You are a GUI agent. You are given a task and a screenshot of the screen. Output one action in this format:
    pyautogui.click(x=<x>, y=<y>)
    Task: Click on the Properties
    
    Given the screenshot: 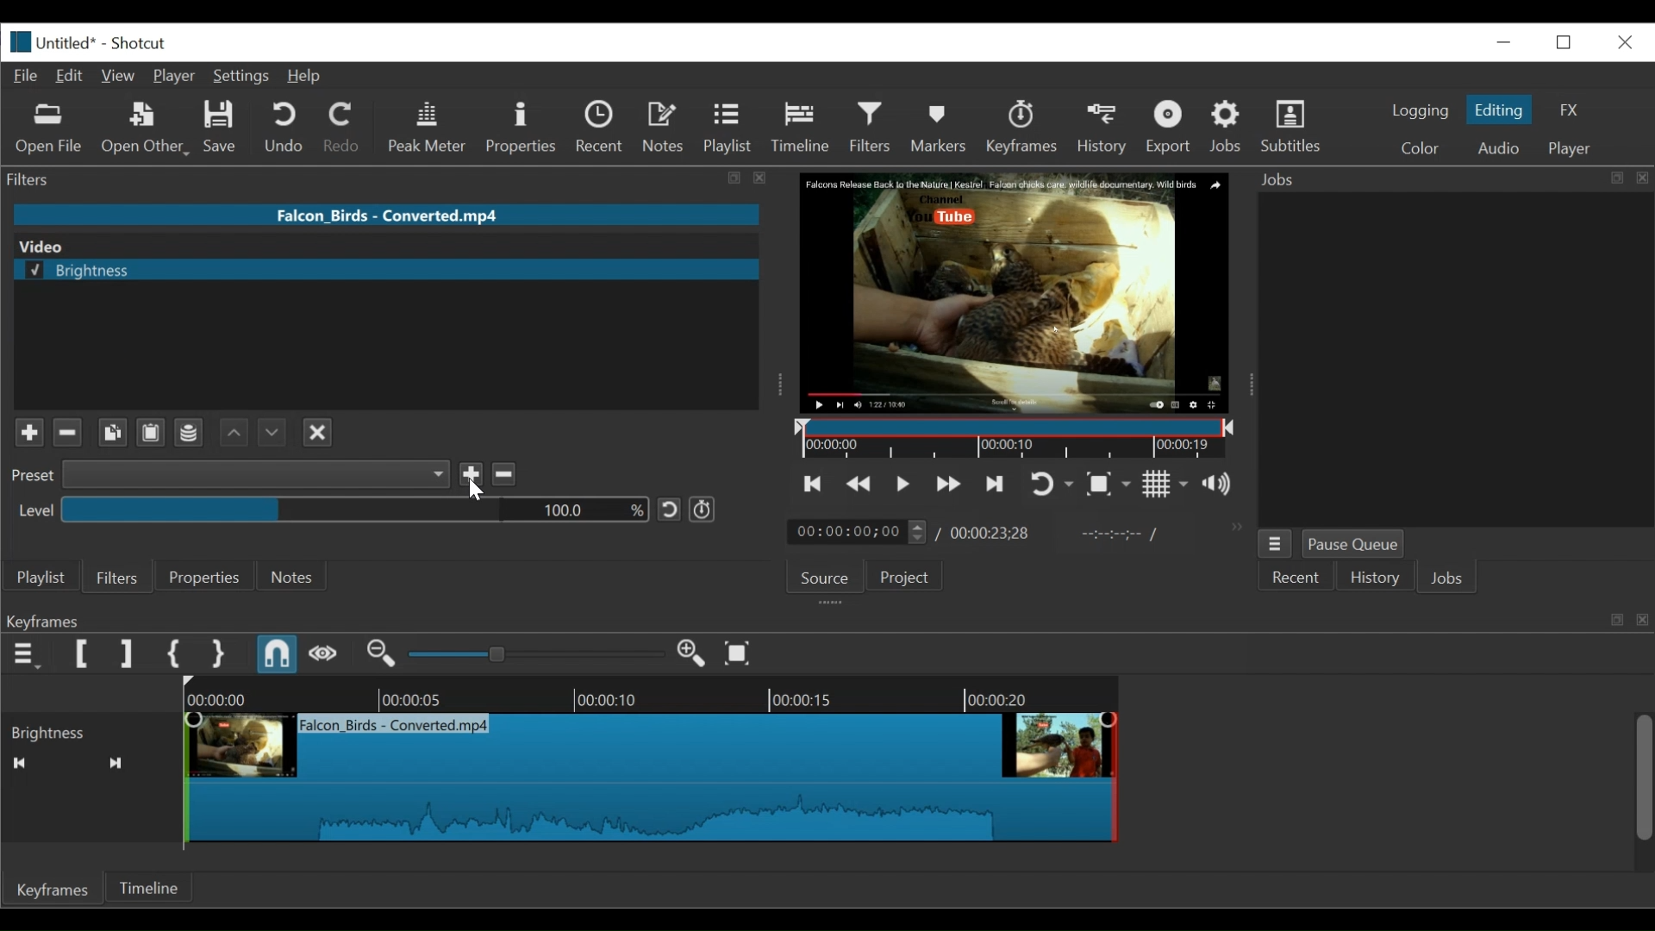 What is the action you would take?
    pyautogui.click(x=208, y=577)
    